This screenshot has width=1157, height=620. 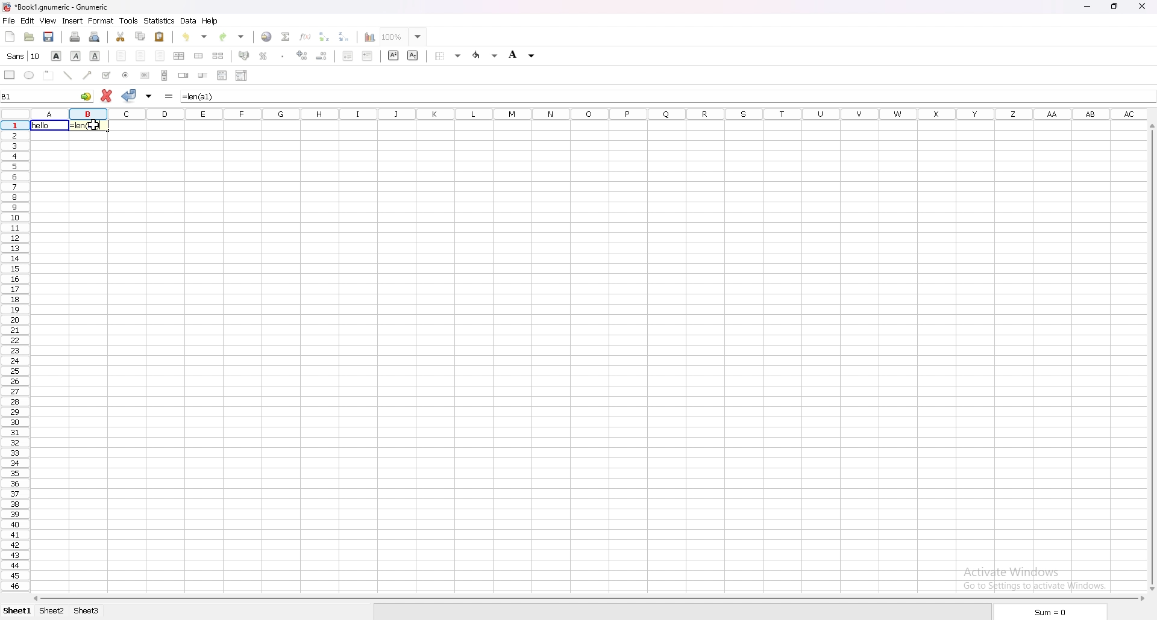 What do you see at coordinates (76, 57) in the screenshot?
I see `italic` at bounding box center [76, 57].